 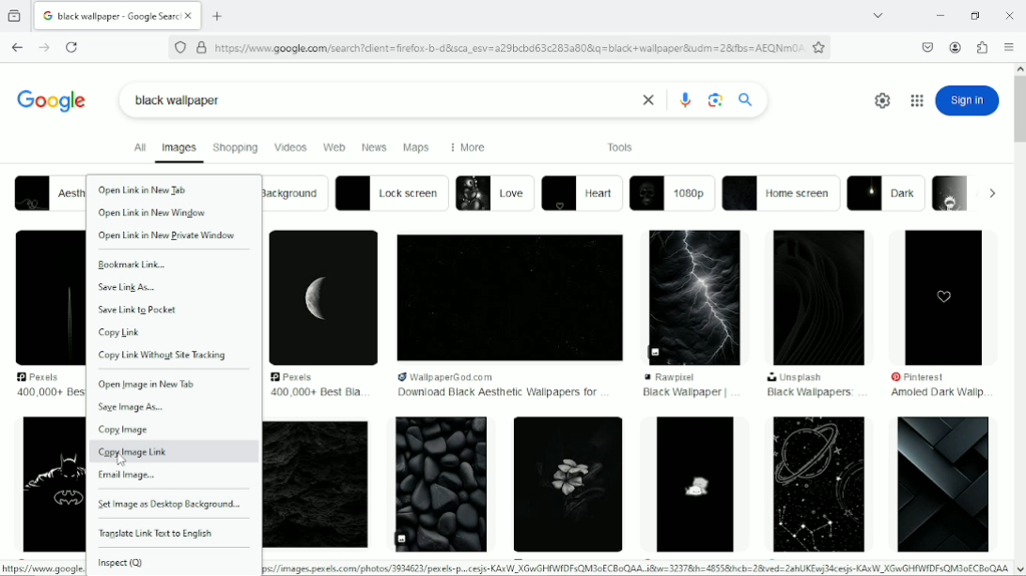 I want to click on search by image, so click(x=716, y=100).